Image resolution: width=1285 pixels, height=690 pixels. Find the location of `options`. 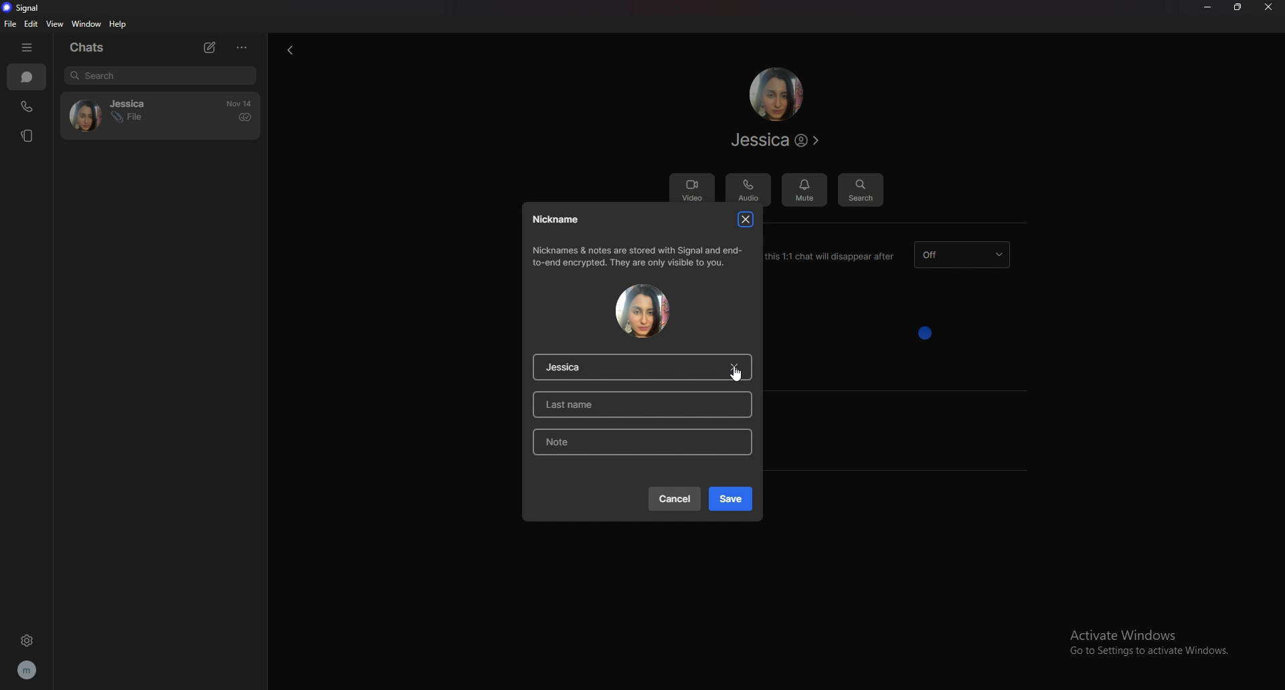

options is located at coordinates (244, 47).